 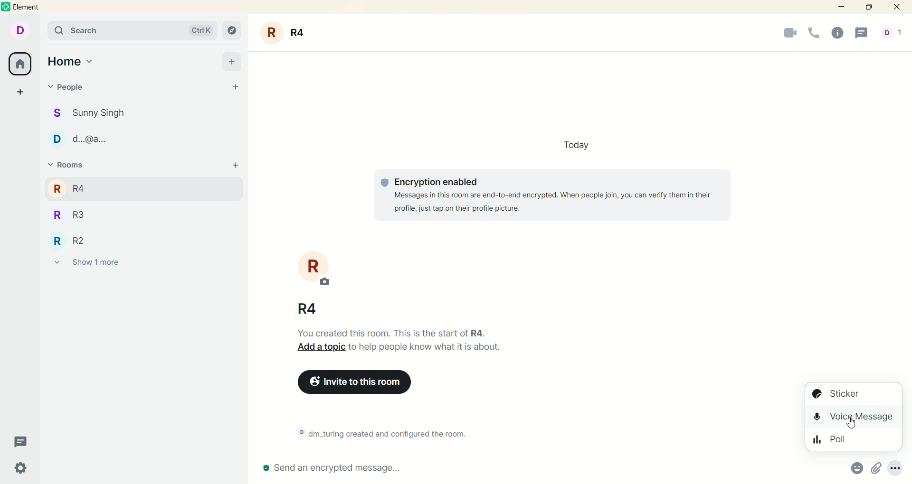 I want to click on all rooms, so click(x=20, y=65).